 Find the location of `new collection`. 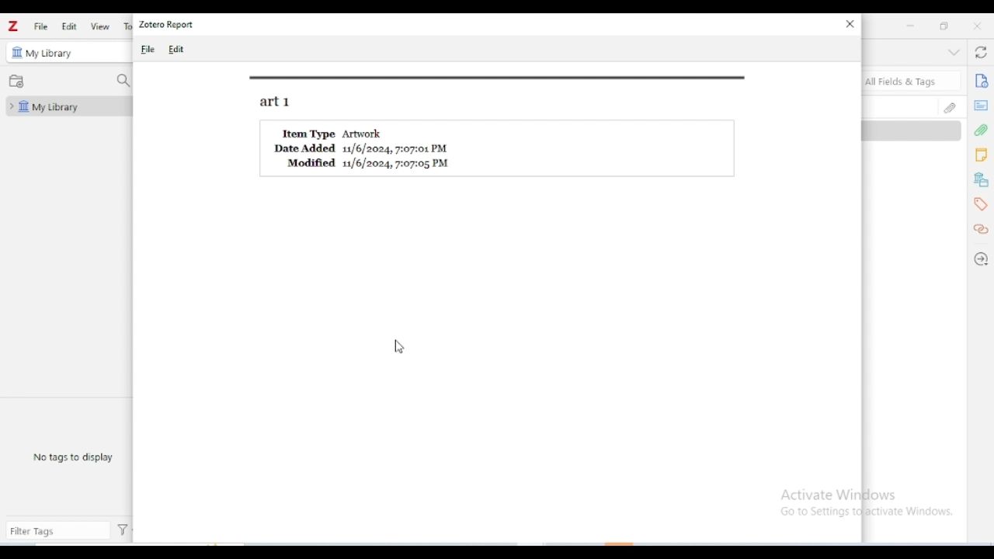

new collection is located at coordinates (16, 81).